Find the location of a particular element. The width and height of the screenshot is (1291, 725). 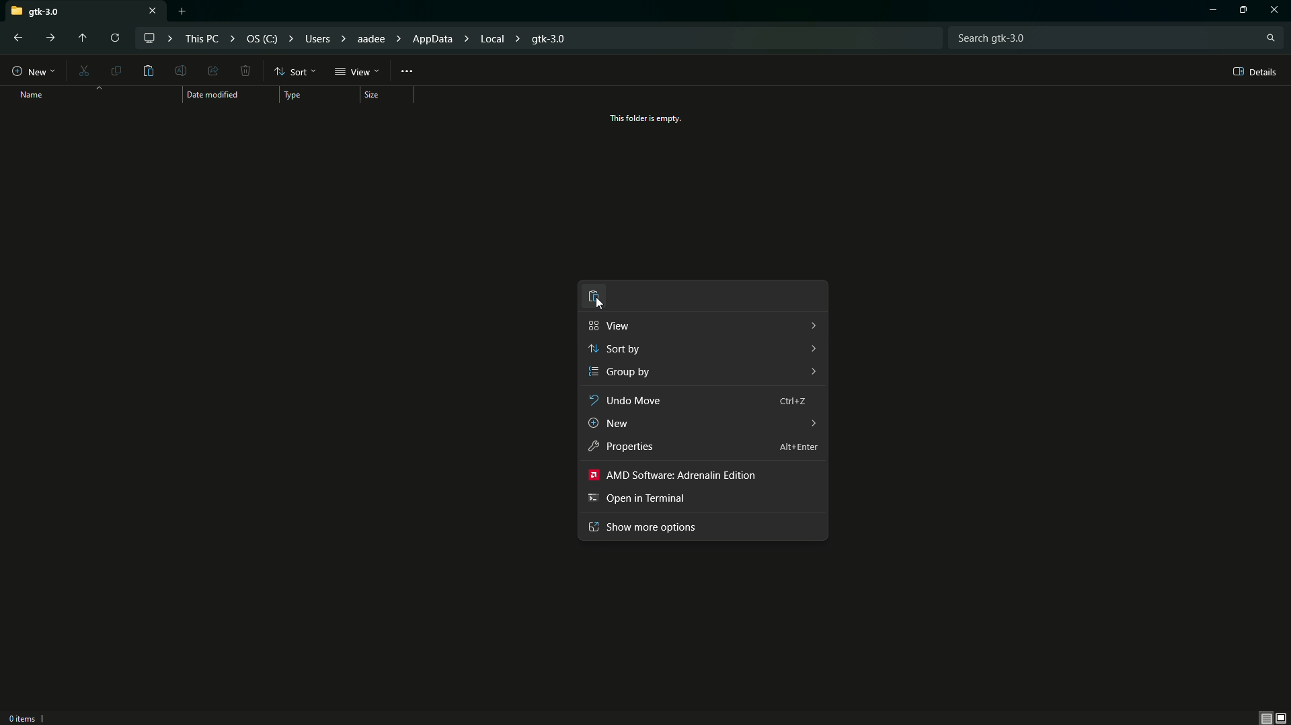

Move up is located at coordinates (81, 39).